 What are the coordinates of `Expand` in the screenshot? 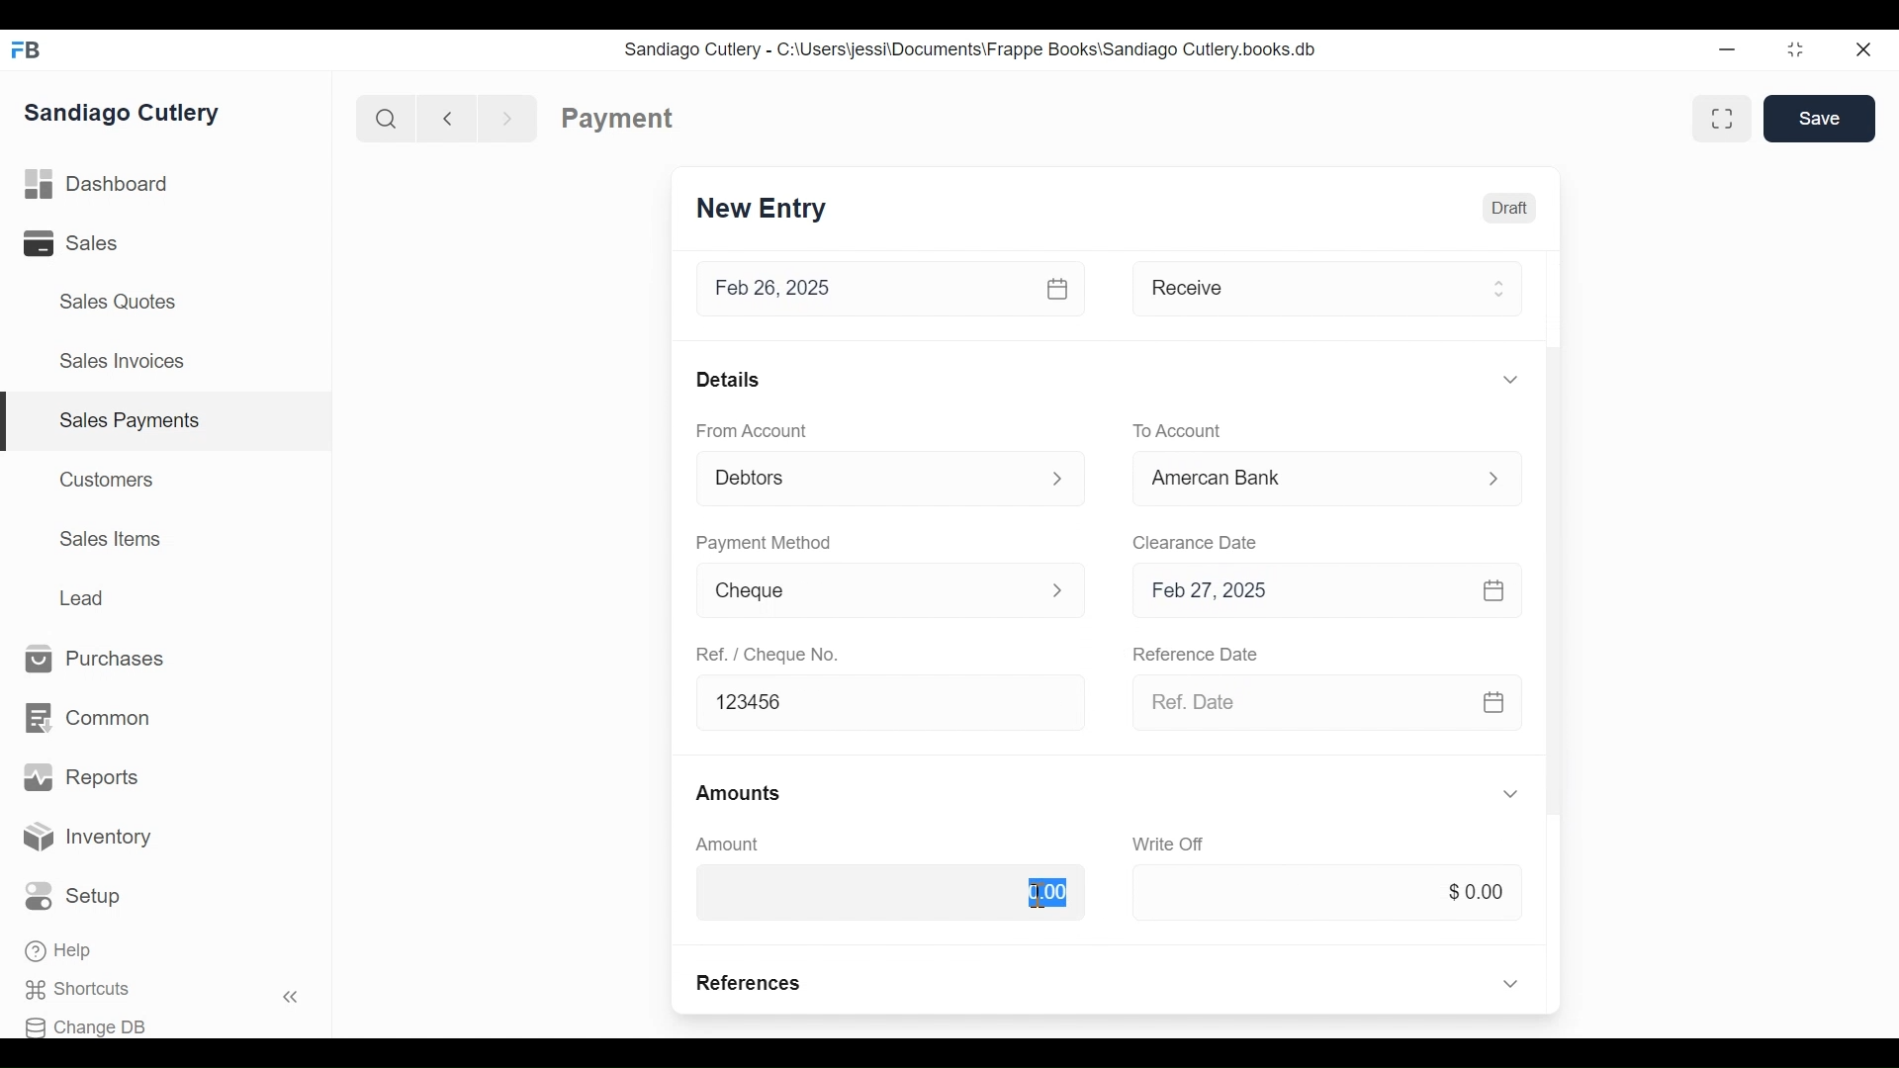 It's located at (1512, 794).